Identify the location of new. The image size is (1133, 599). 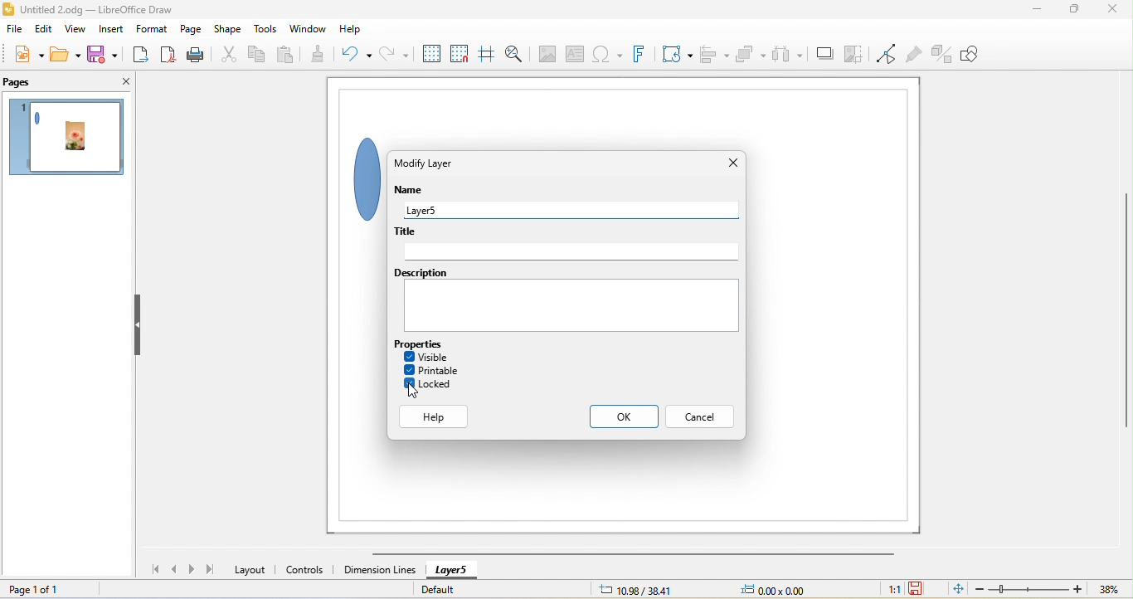
(29, 56).